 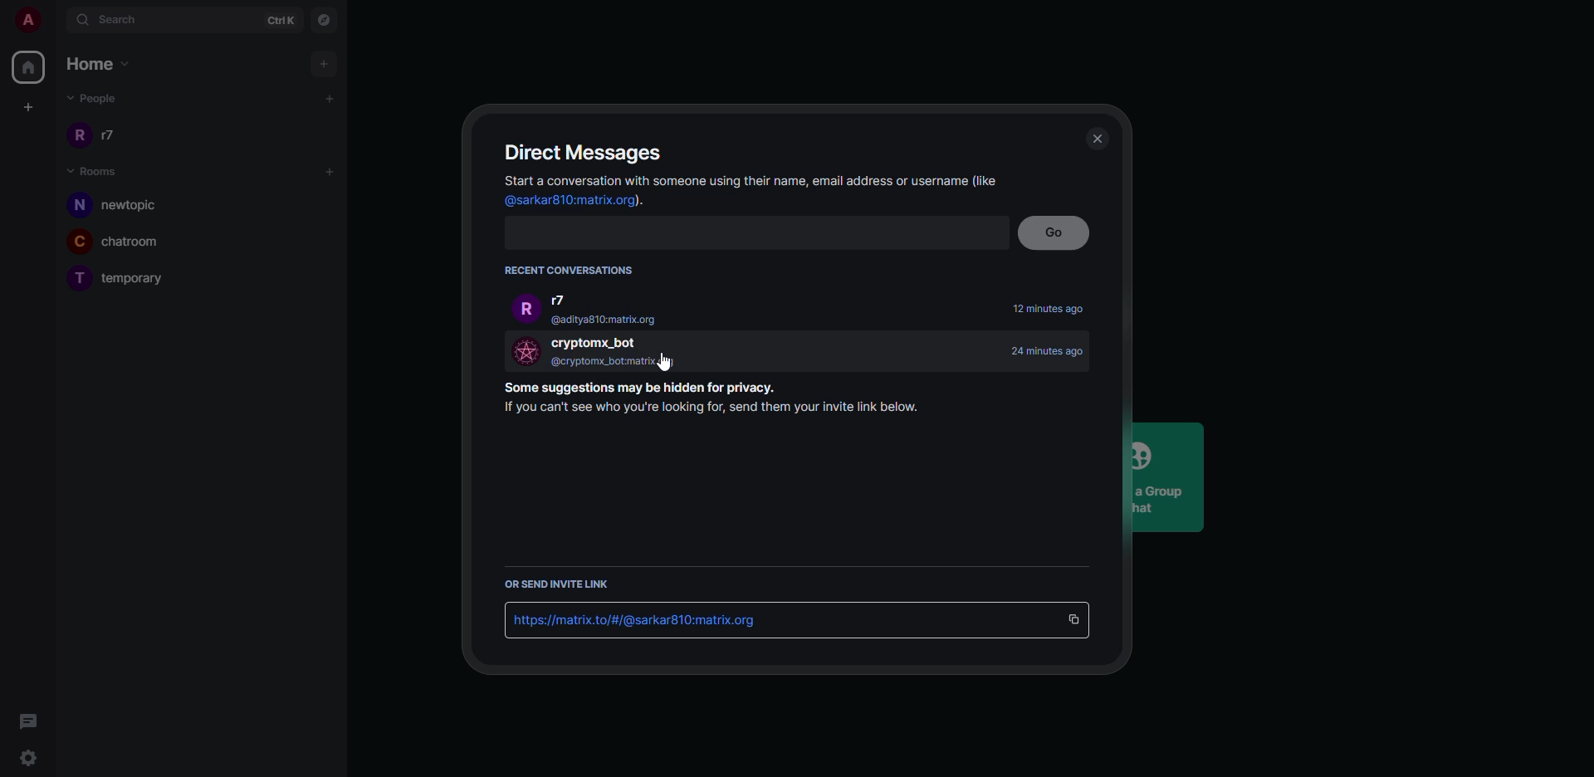 I want to click on @cryptomx_bot:matrix, so click(x=609, y=363).